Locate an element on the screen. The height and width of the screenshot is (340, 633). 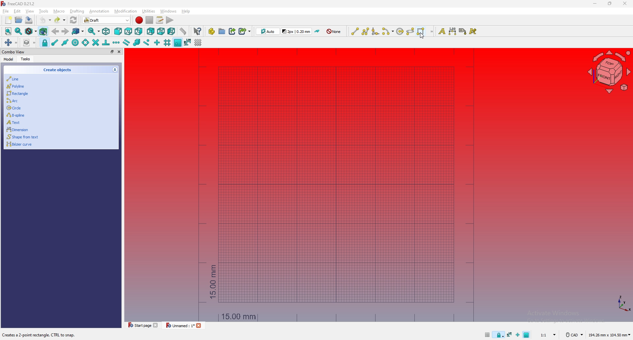
snap near is located at coordinates (147, 43).